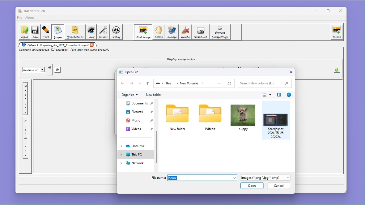 The image size is (365, 205). I want to click on SnapShot, so click(201, 32).